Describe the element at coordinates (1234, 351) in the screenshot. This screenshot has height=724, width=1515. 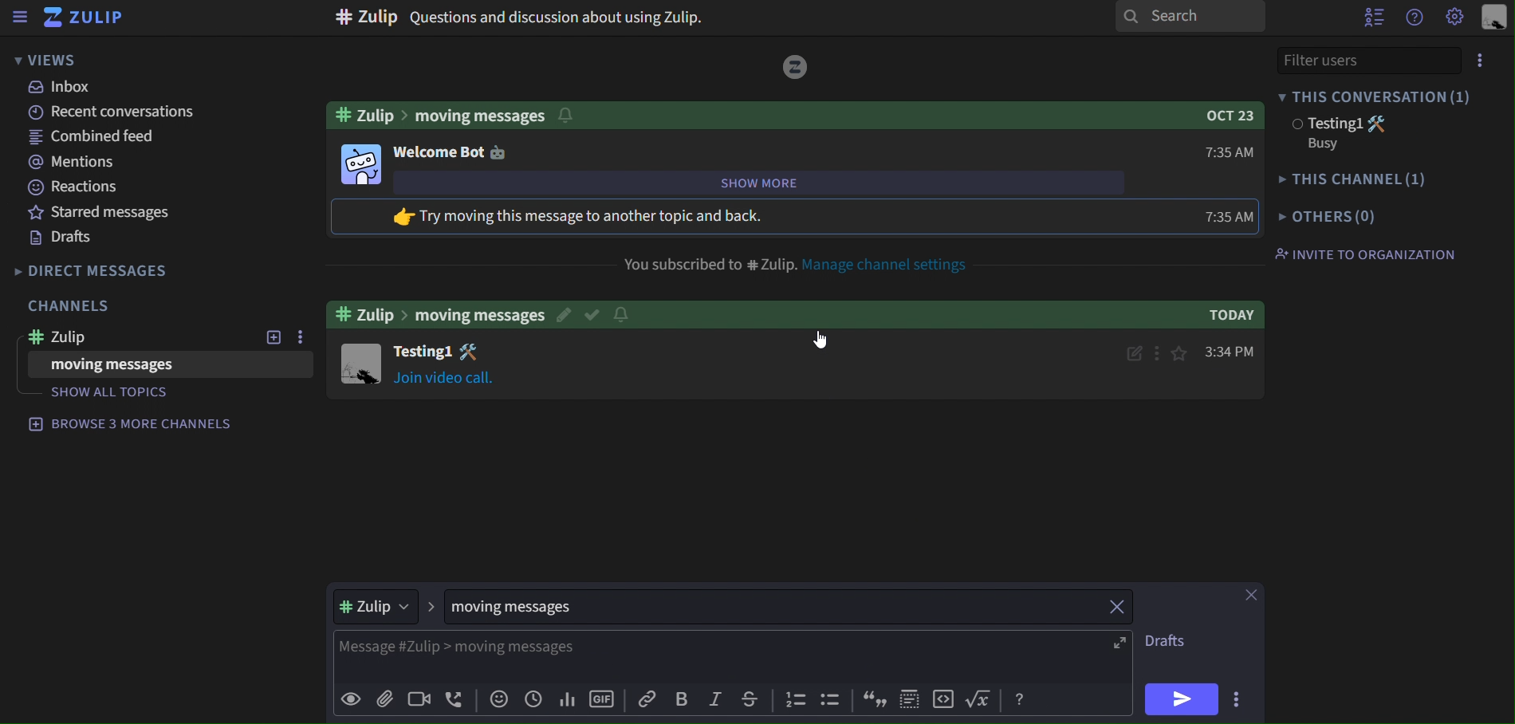
I see `3:34 PM` at that location.